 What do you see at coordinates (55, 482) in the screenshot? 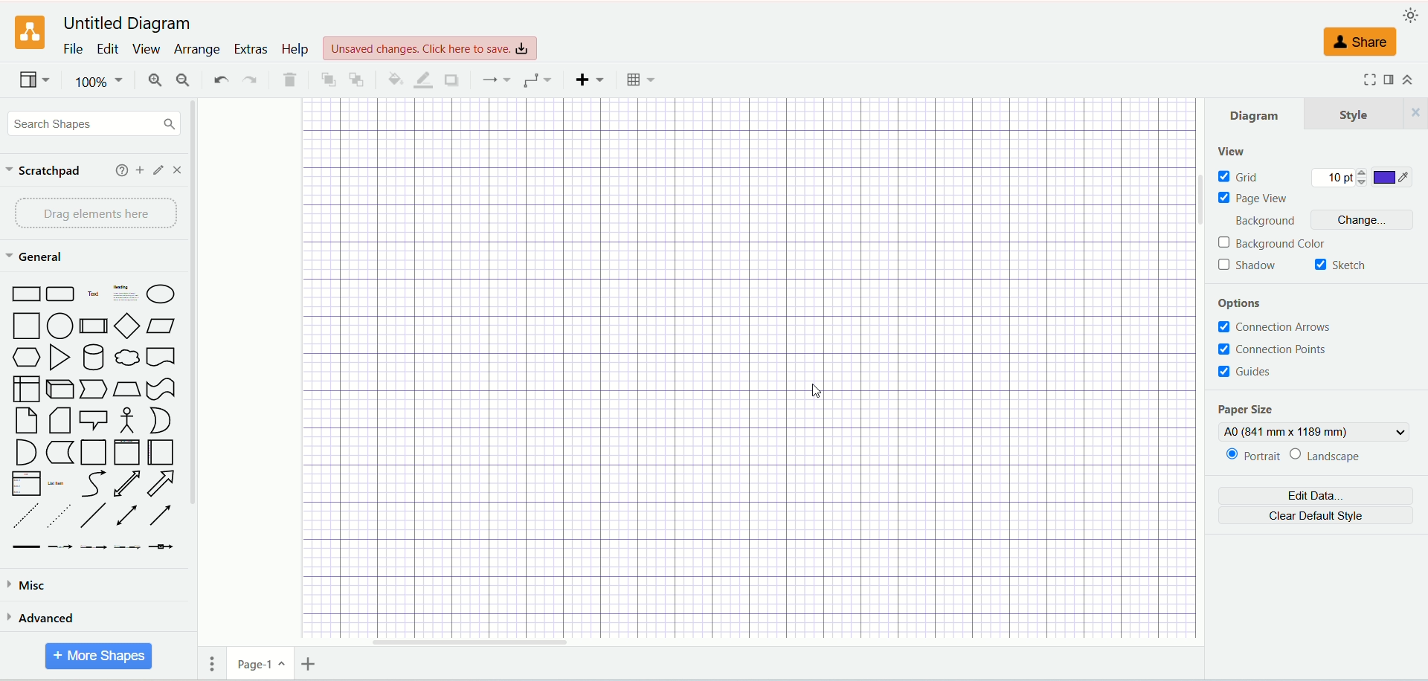
I see `List Item` at bounding box center [55, 482].